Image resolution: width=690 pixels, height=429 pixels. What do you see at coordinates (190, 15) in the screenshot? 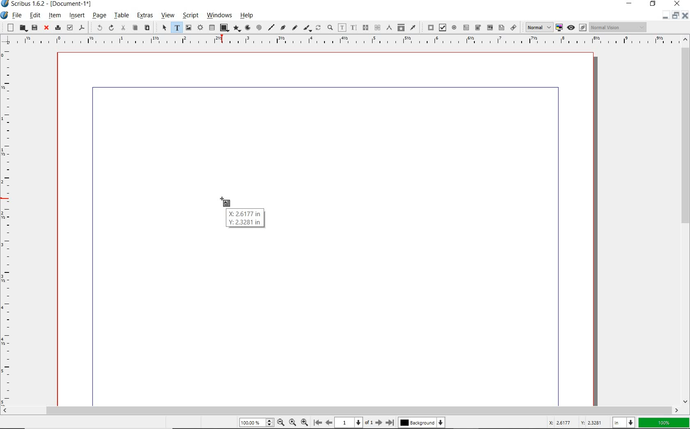
I see `script` at bounding box center [190, 15].